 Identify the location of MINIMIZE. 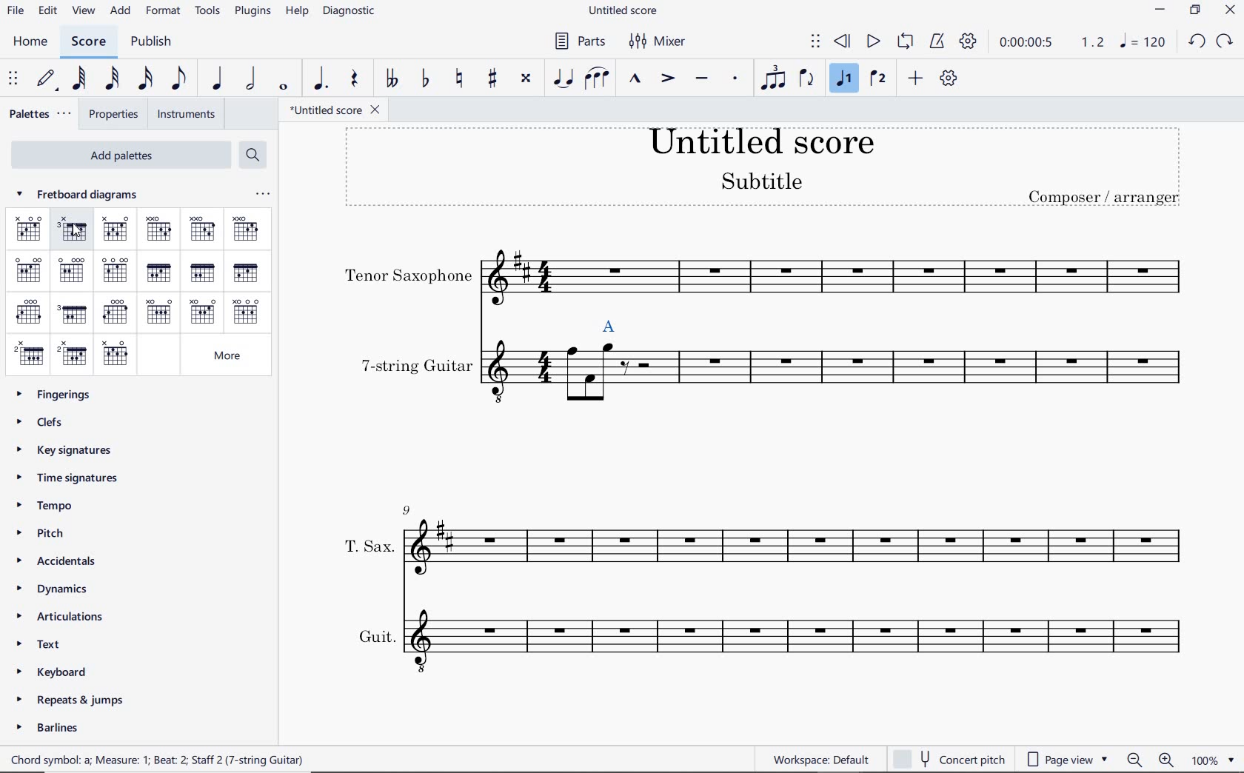
(1159, 10).